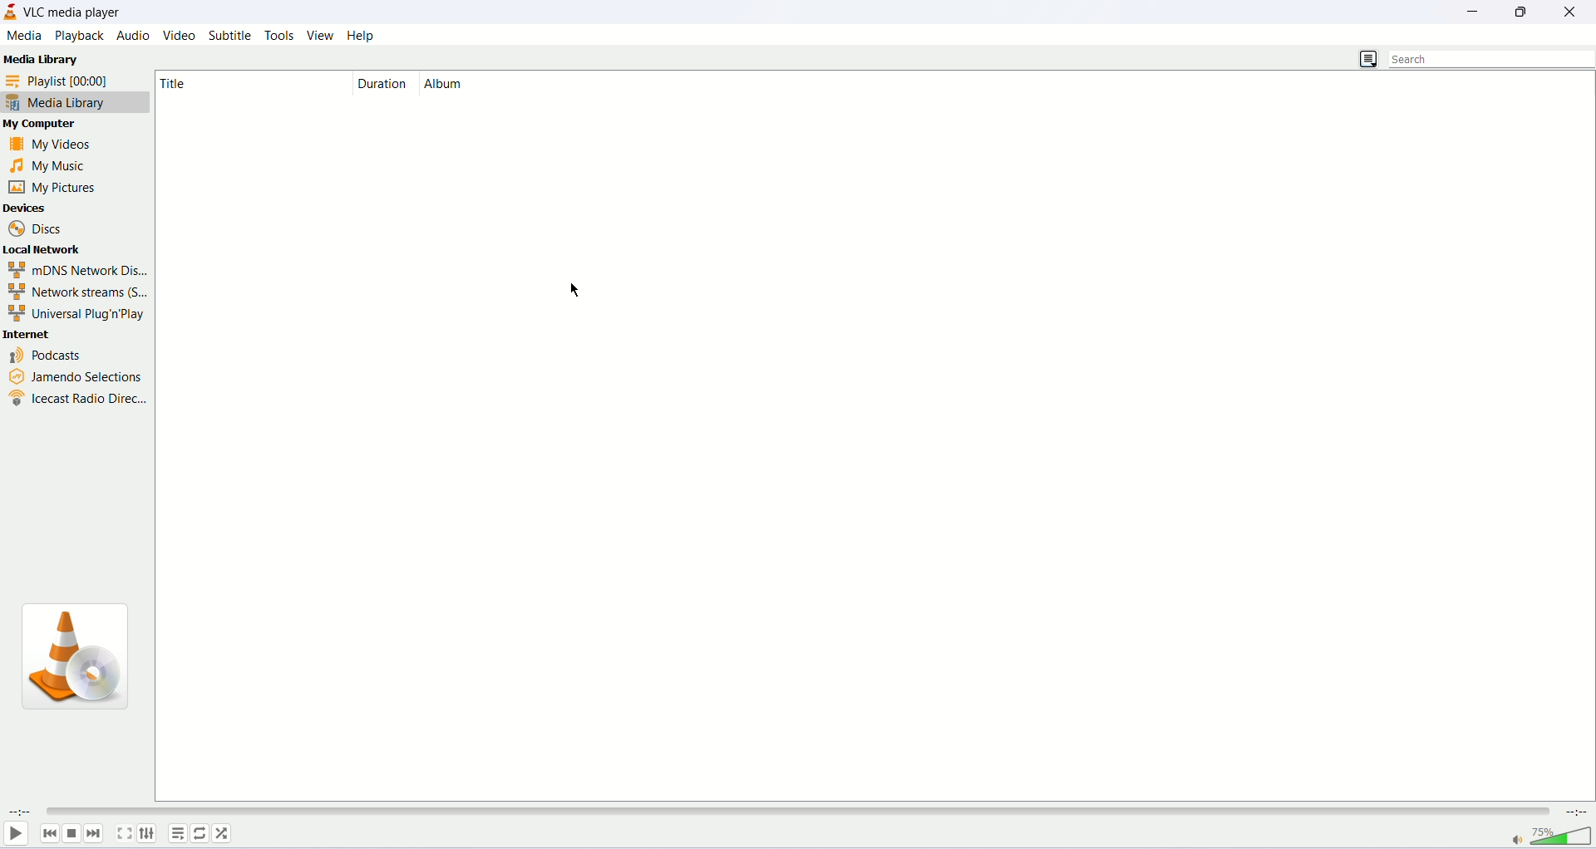  I want to click on played time, so click(20, 812).